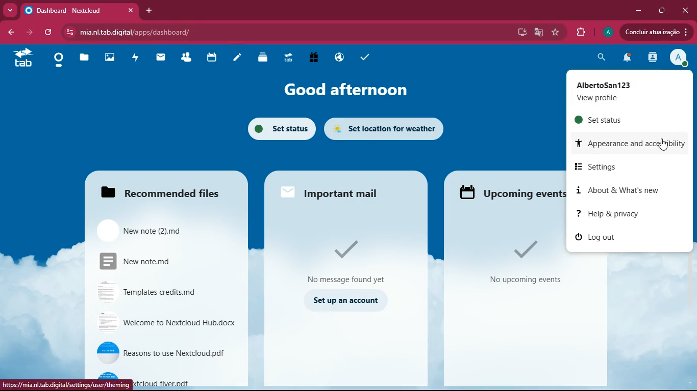 This screenshot has height=391, width=697. What do you see at coordinates (343, 87) in the screenshot?
I see `good afternoon ` at bounding box center [343, 87].